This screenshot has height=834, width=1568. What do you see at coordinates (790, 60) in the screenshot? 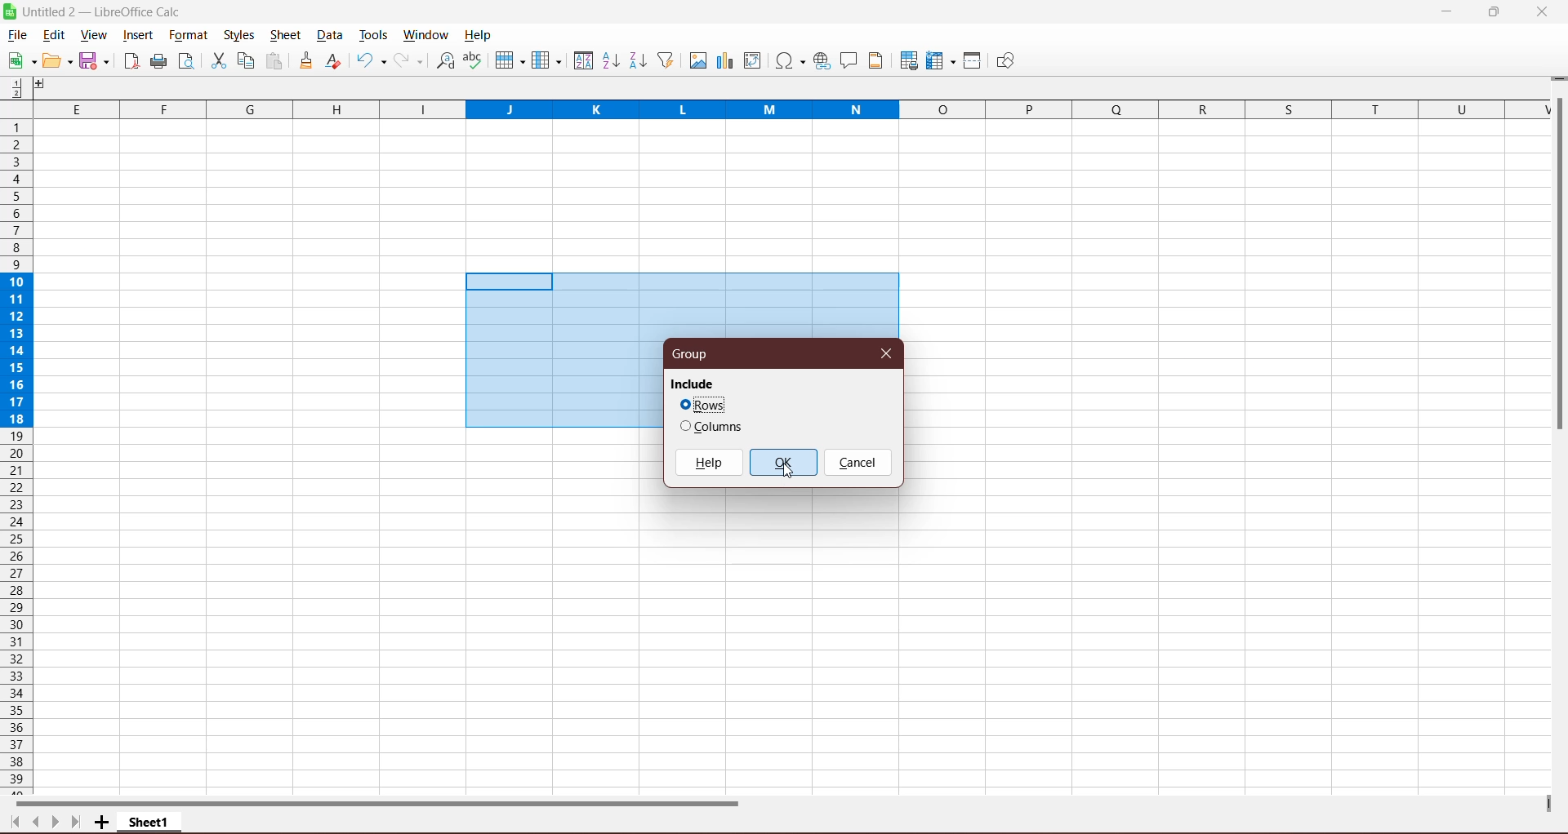
I see `Insert Special Characters` at bounding box center [790, 60].